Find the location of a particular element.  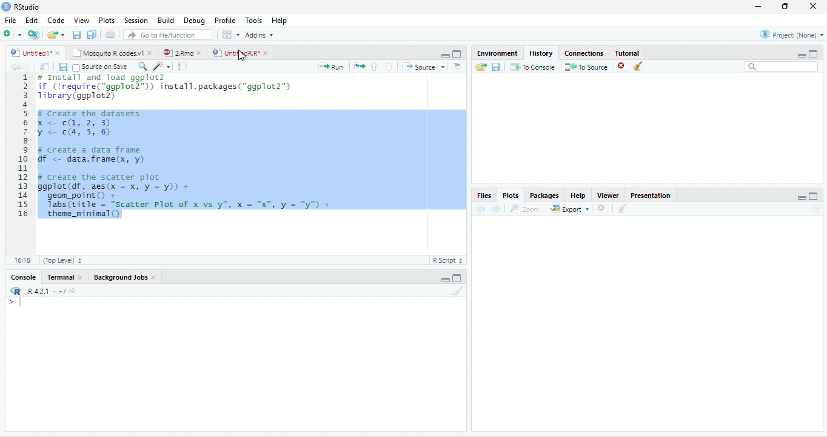

History is located at coordinates (540, 53).